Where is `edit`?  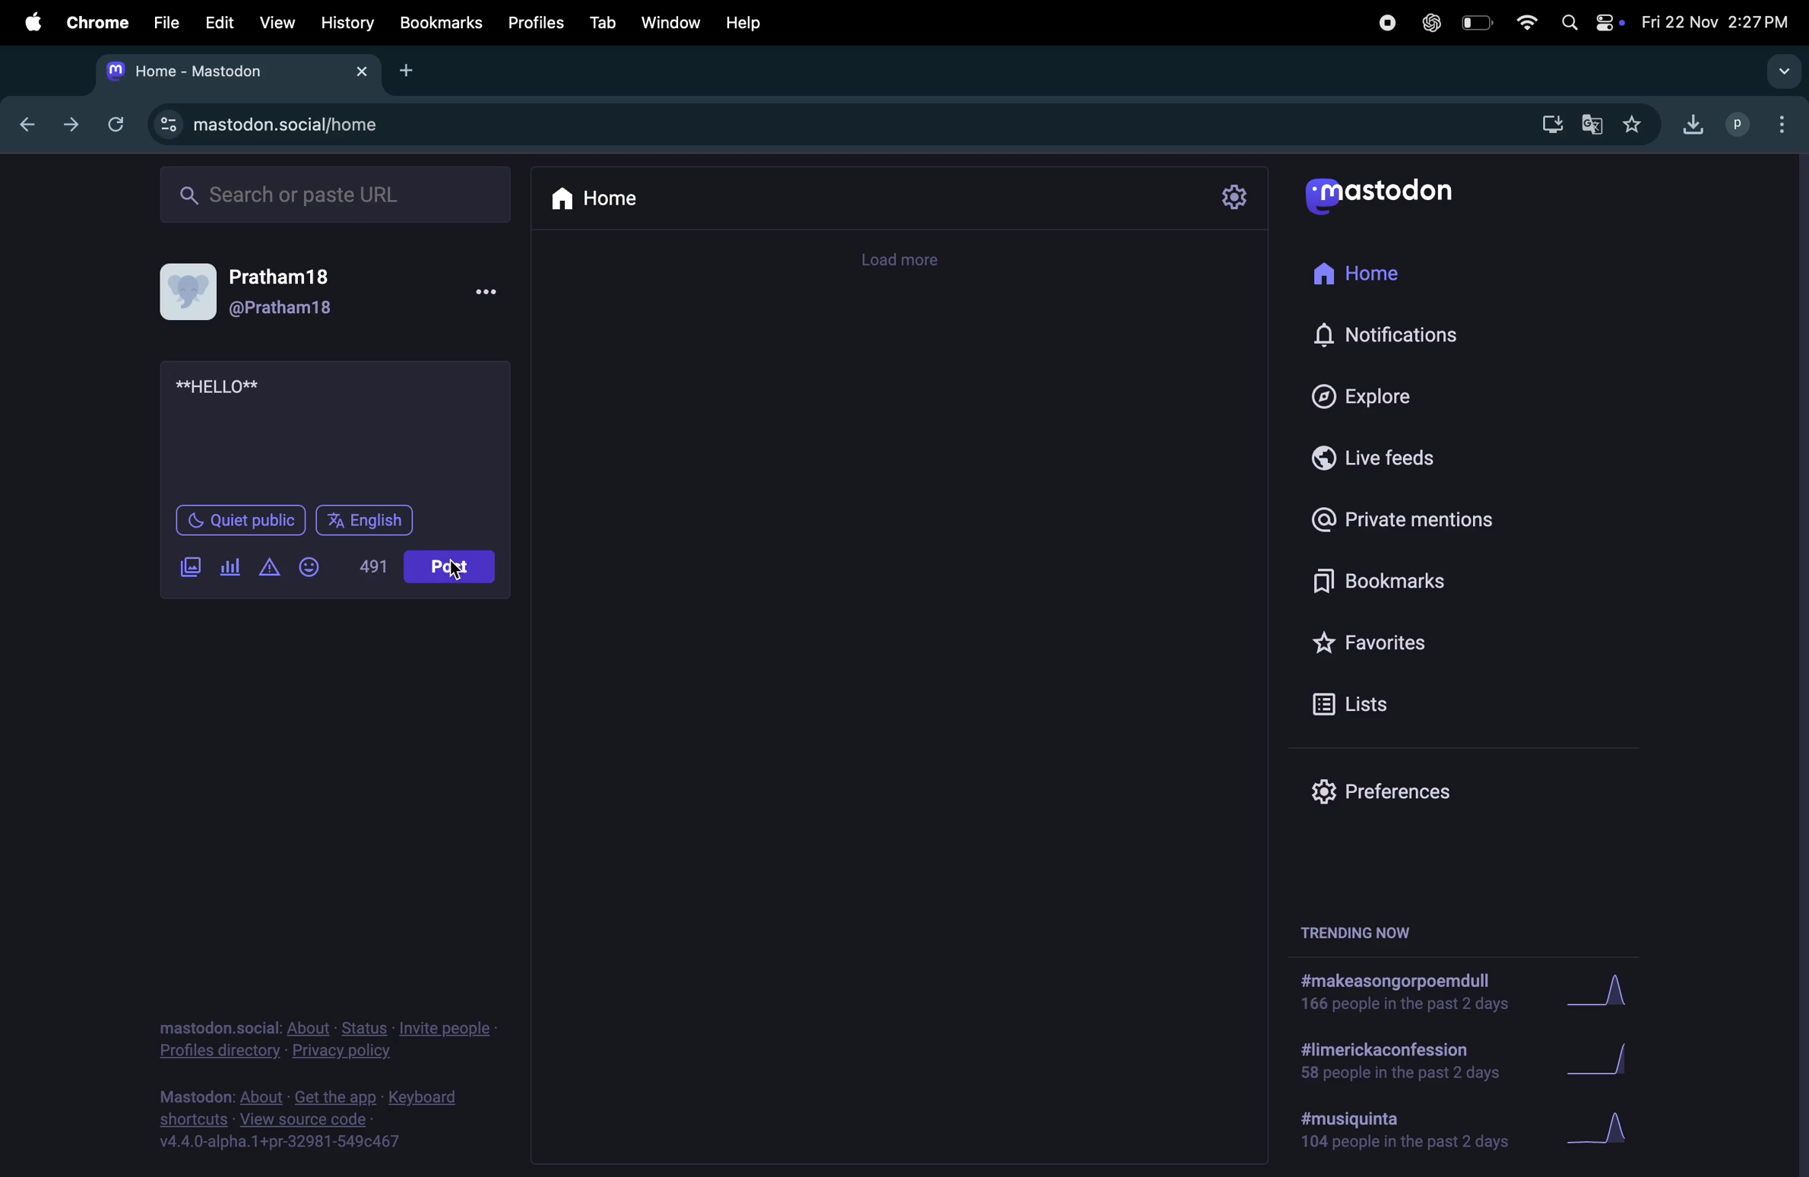
edit is located at coordinates (220, 19).